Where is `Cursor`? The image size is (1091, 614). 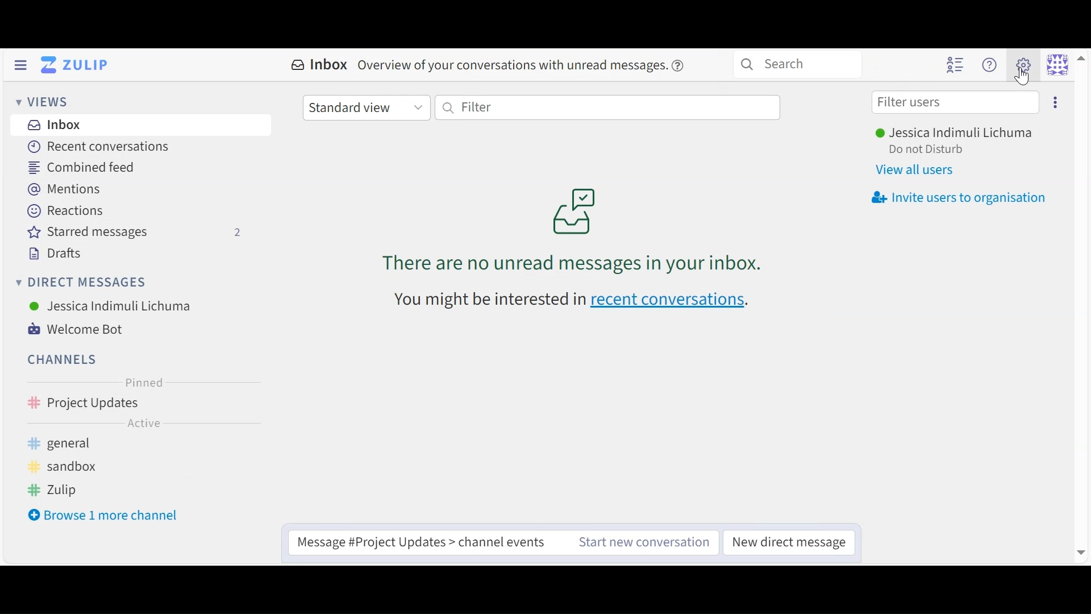 Cursor is located at coordinates (1027, 78).